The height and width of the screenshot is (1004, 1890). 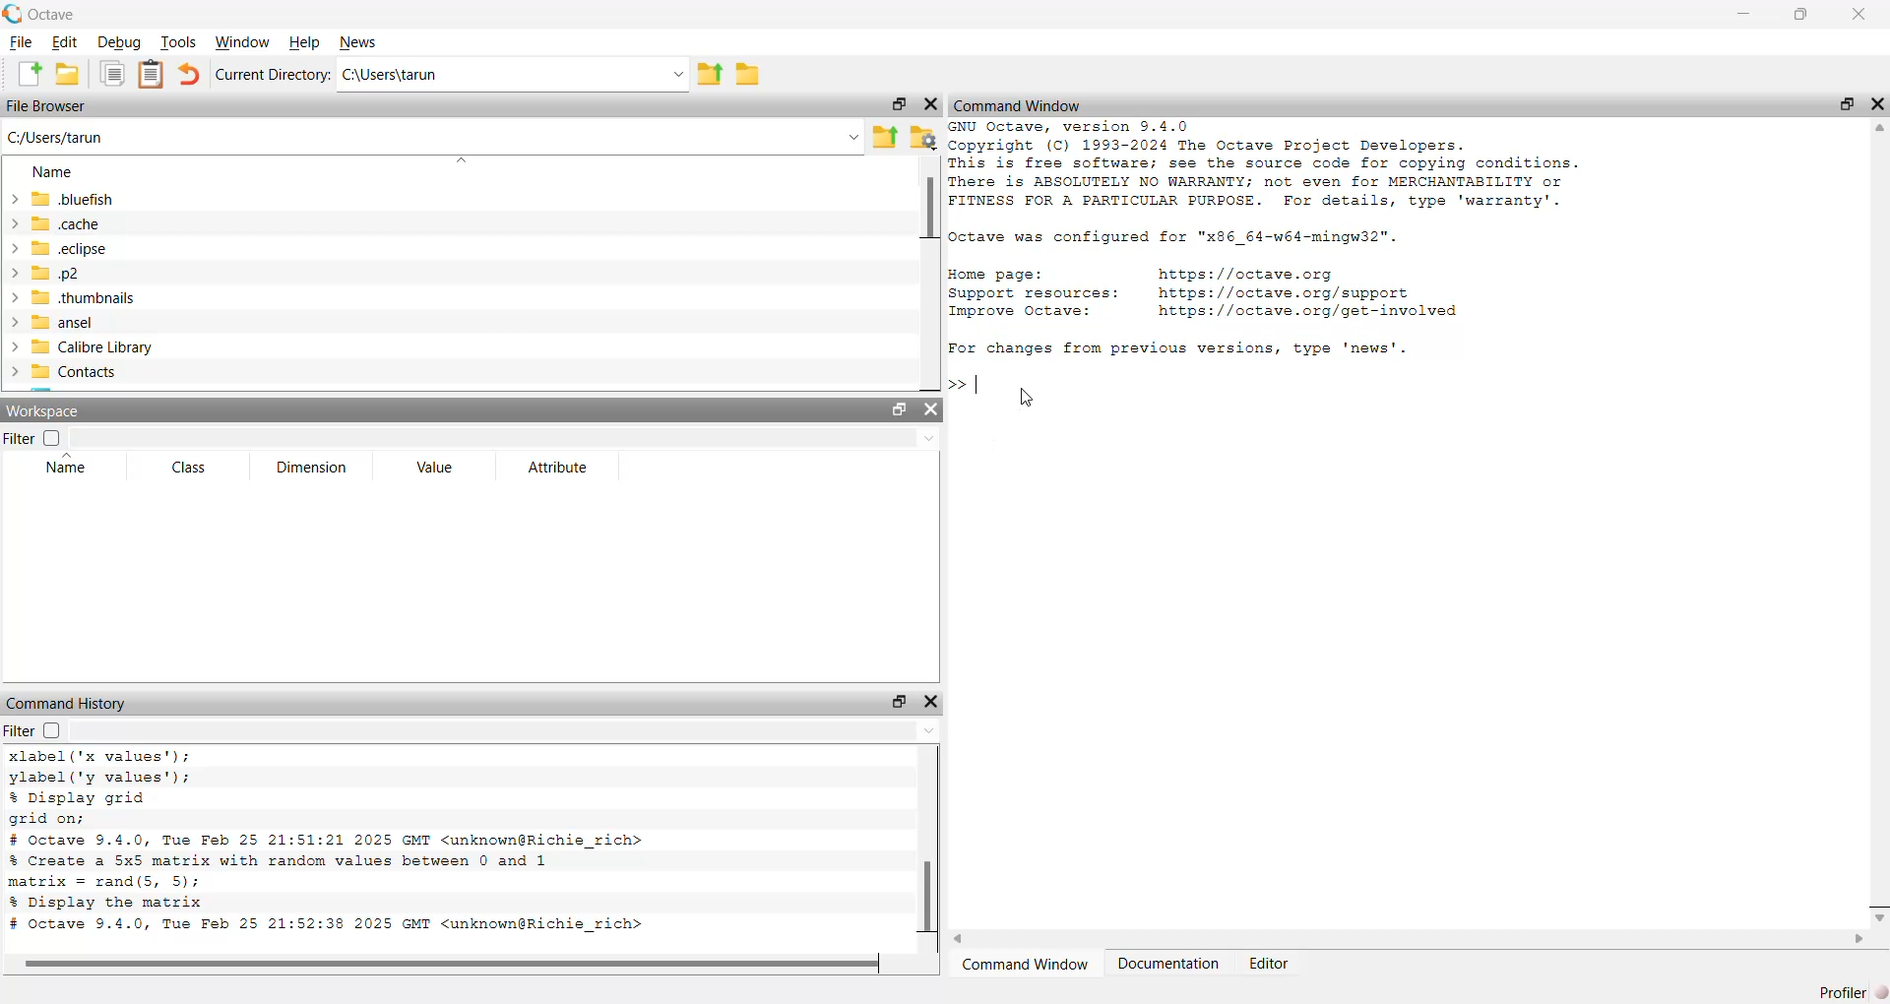 I want to click on Dimension, so click(x=307, y=465).